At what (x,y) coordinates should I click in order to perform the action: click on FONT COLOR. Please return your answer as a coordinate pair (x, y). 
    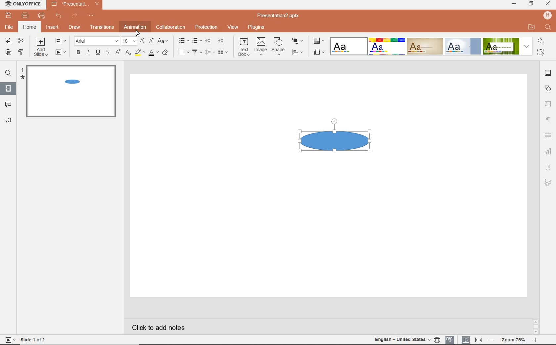
    Looking at the image, I should click on (154, 54).